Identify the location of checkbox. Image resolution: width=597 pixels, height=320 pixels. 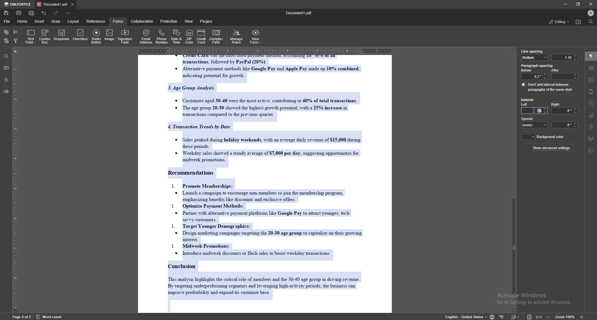
(81, 36).